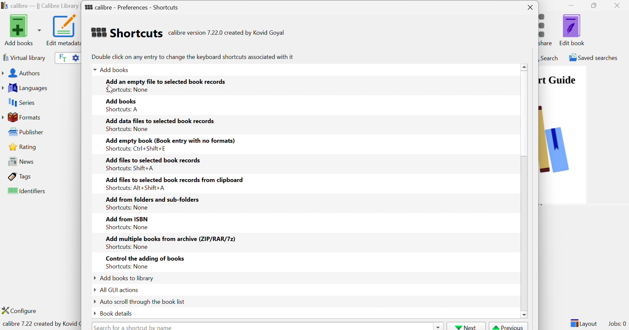  Describe the element at coordinates (94, 302) in the screenshot. I see `Drop Down` at that location.